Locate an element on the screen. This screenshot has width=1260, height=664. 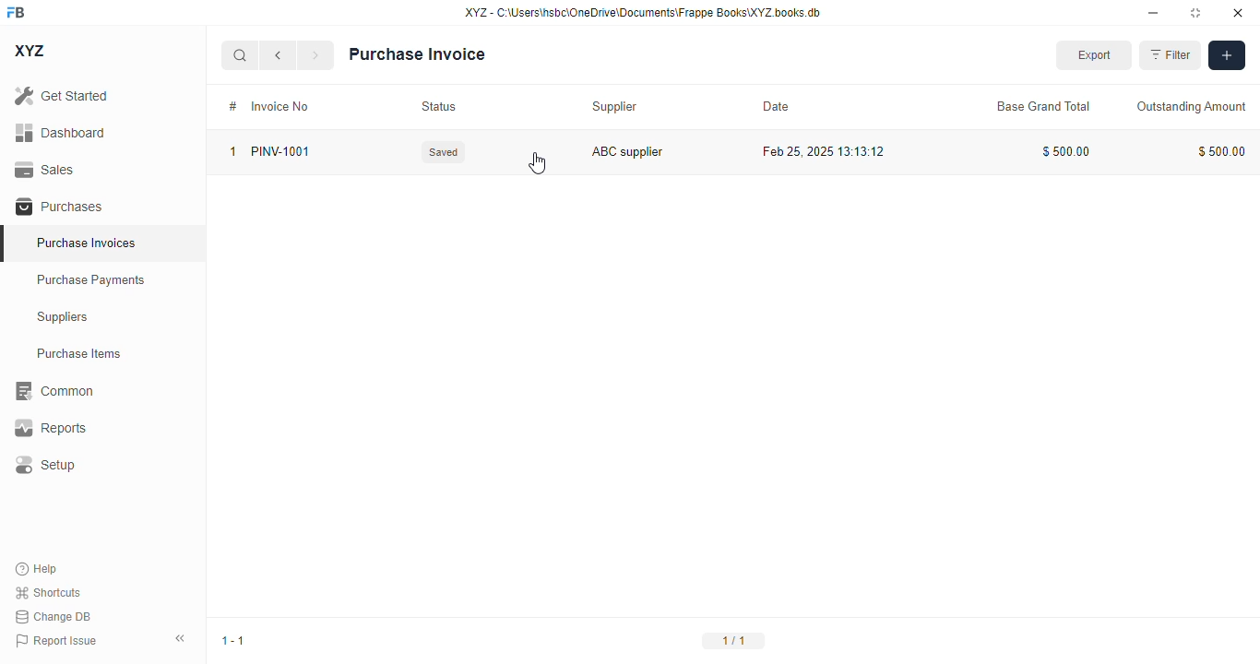
minimize is located at coordinates (1153, 12).